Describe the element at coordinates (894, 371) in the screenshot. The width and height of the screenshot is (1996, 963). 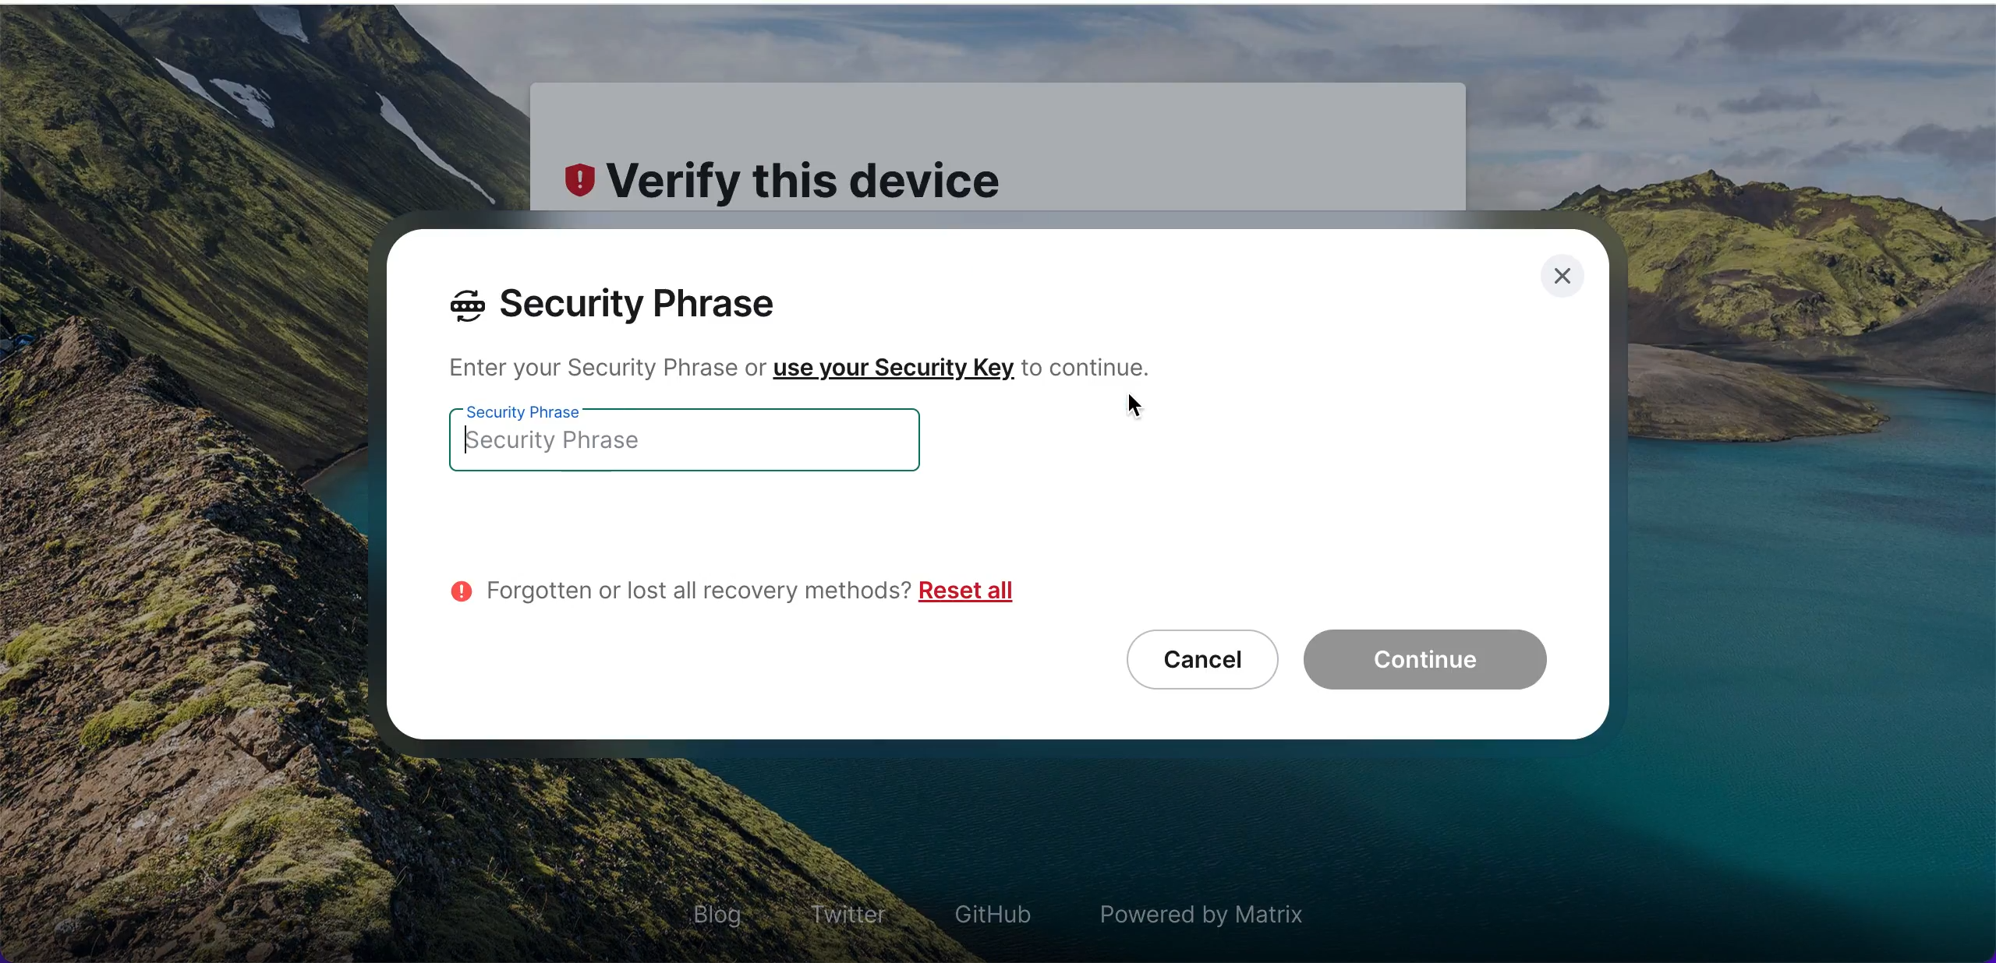
I see `use your security key` at that location.